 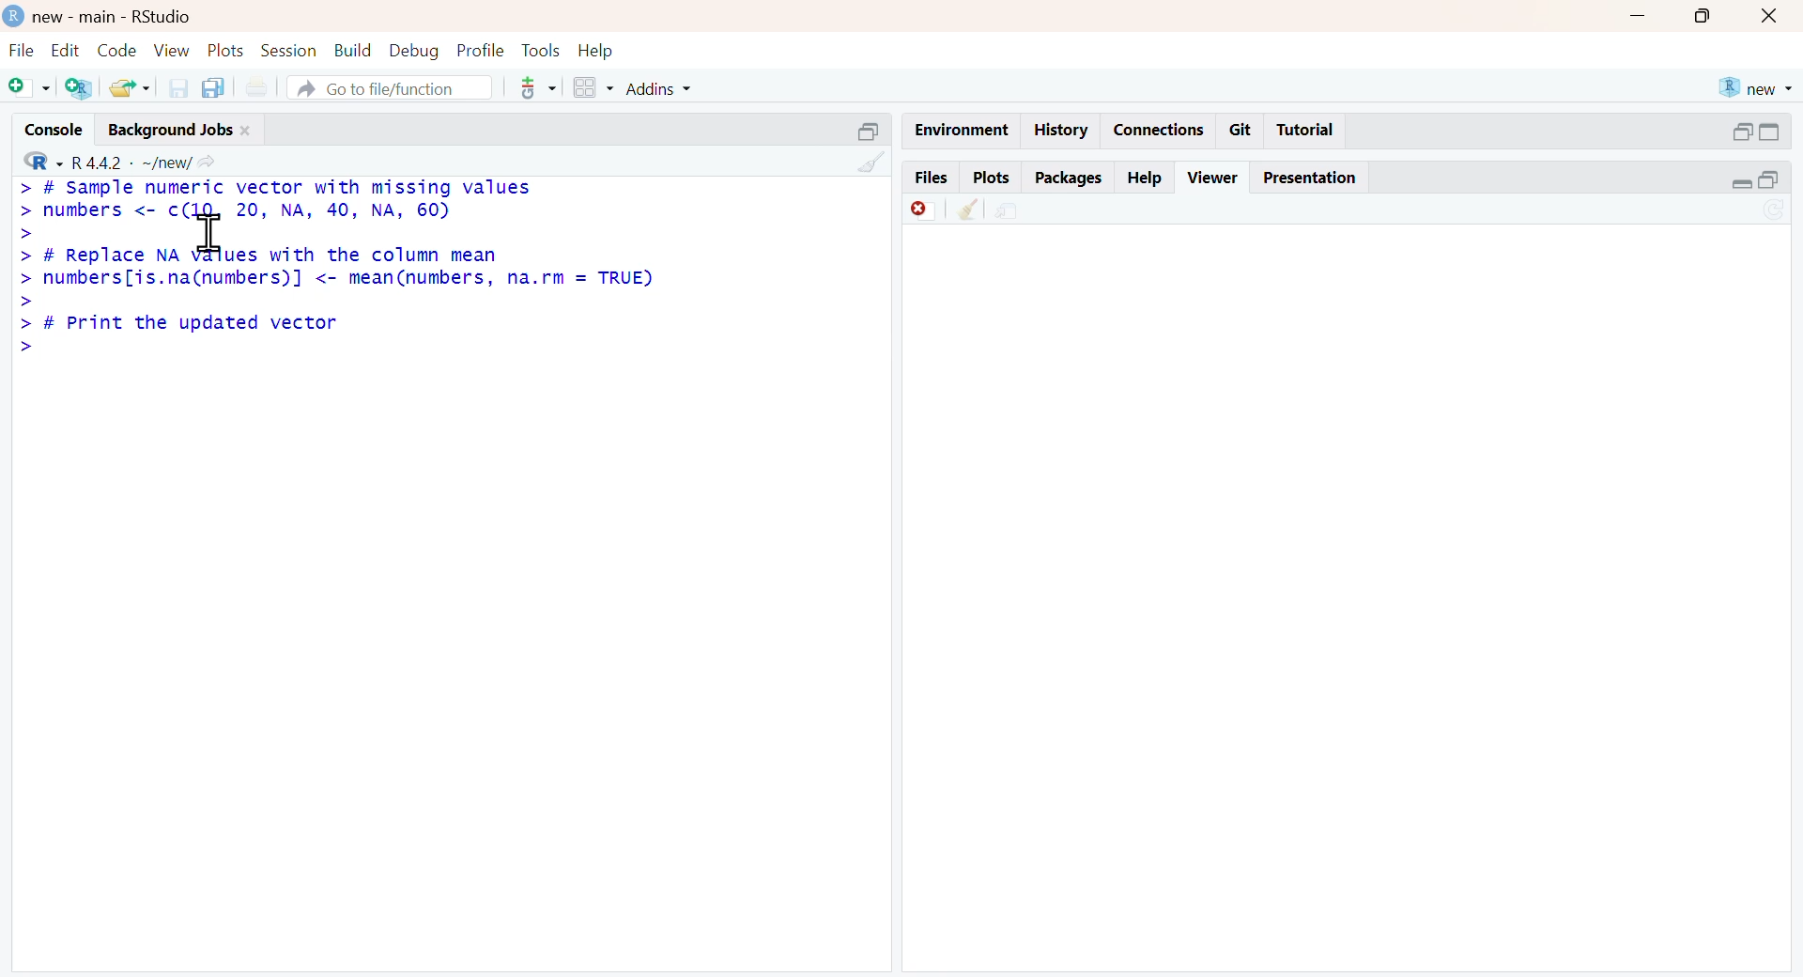 What do you see at coordinates (1070, 180) in the screenshot?
I see `packages` at bounding box center [1070, 180].